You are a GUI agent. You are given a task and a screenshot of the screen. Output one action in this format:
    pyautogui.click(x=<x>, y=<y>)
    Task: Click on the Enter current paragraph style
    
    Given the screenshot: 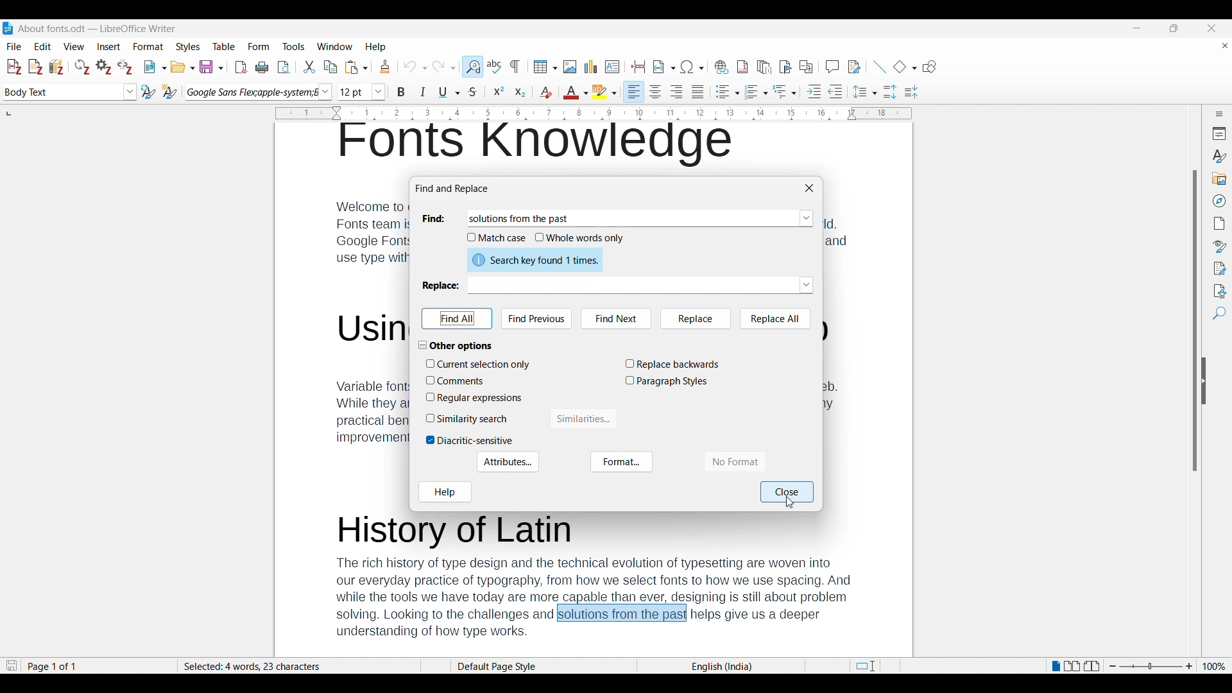 What is the action you would take?
    pyautogui.click(x=62, y=92)
    